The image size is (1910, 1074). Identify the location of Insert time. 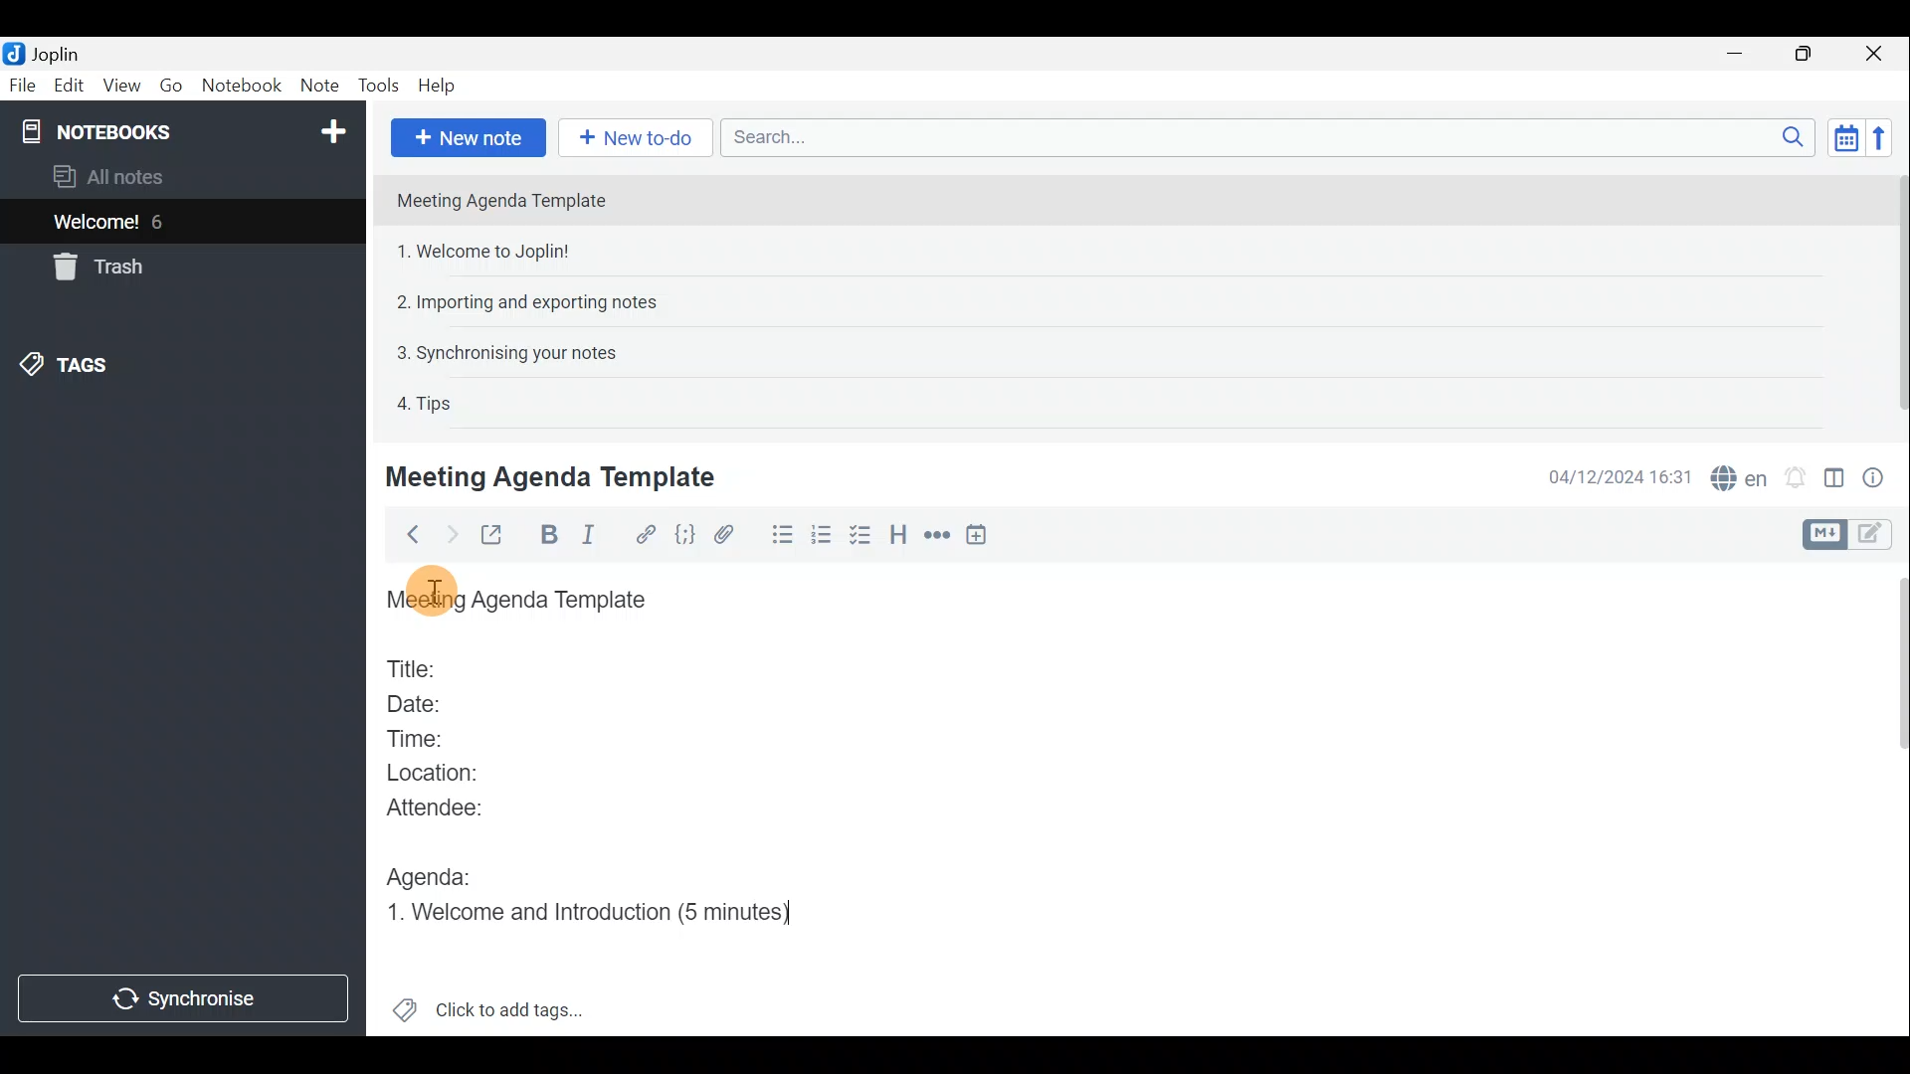
(981, 538).